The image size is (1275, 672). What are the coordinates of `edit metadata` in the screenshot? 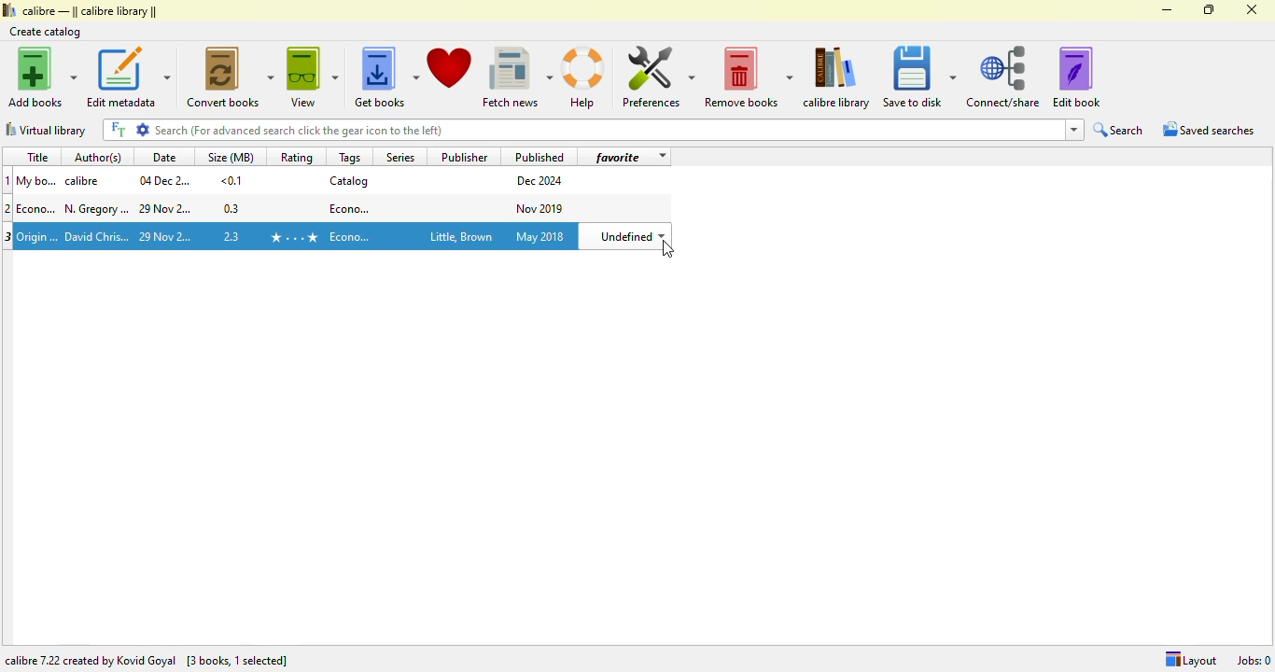 It's located at (128, 77).